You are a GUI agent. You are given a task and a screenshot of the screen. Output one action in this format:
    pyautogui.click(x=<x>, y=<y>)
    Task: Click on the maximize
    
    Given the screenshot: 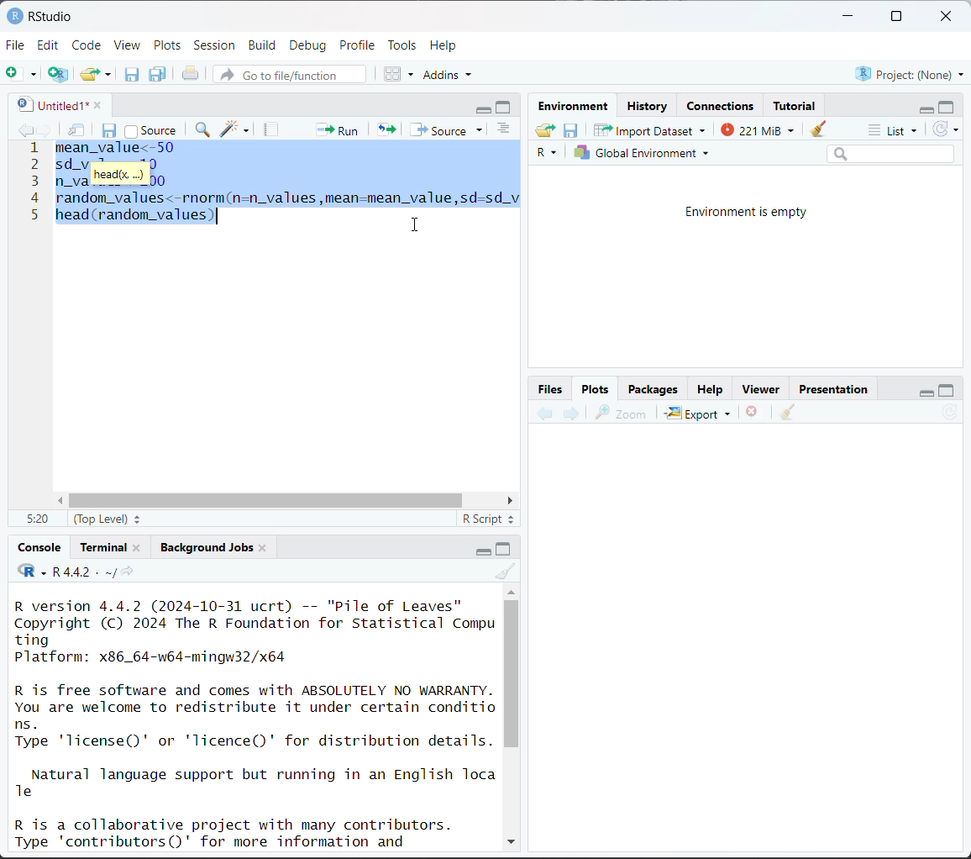 What is the action you would take?
    pyautogui.click(x=947, y=389)
    